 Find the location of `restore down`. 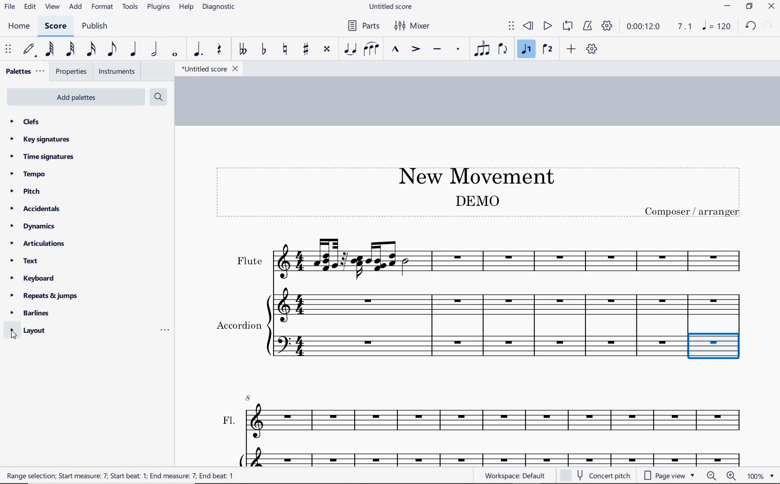

restore down is located at coordinates (750, 7).